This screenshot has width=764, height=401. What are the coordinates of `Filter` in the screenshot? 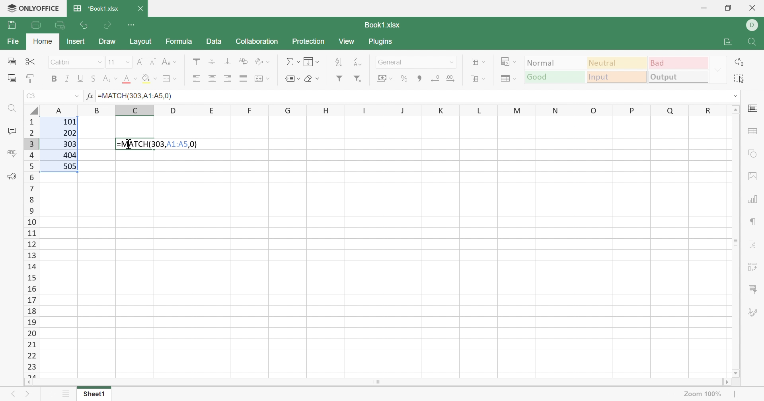 It's located at (340, 80).